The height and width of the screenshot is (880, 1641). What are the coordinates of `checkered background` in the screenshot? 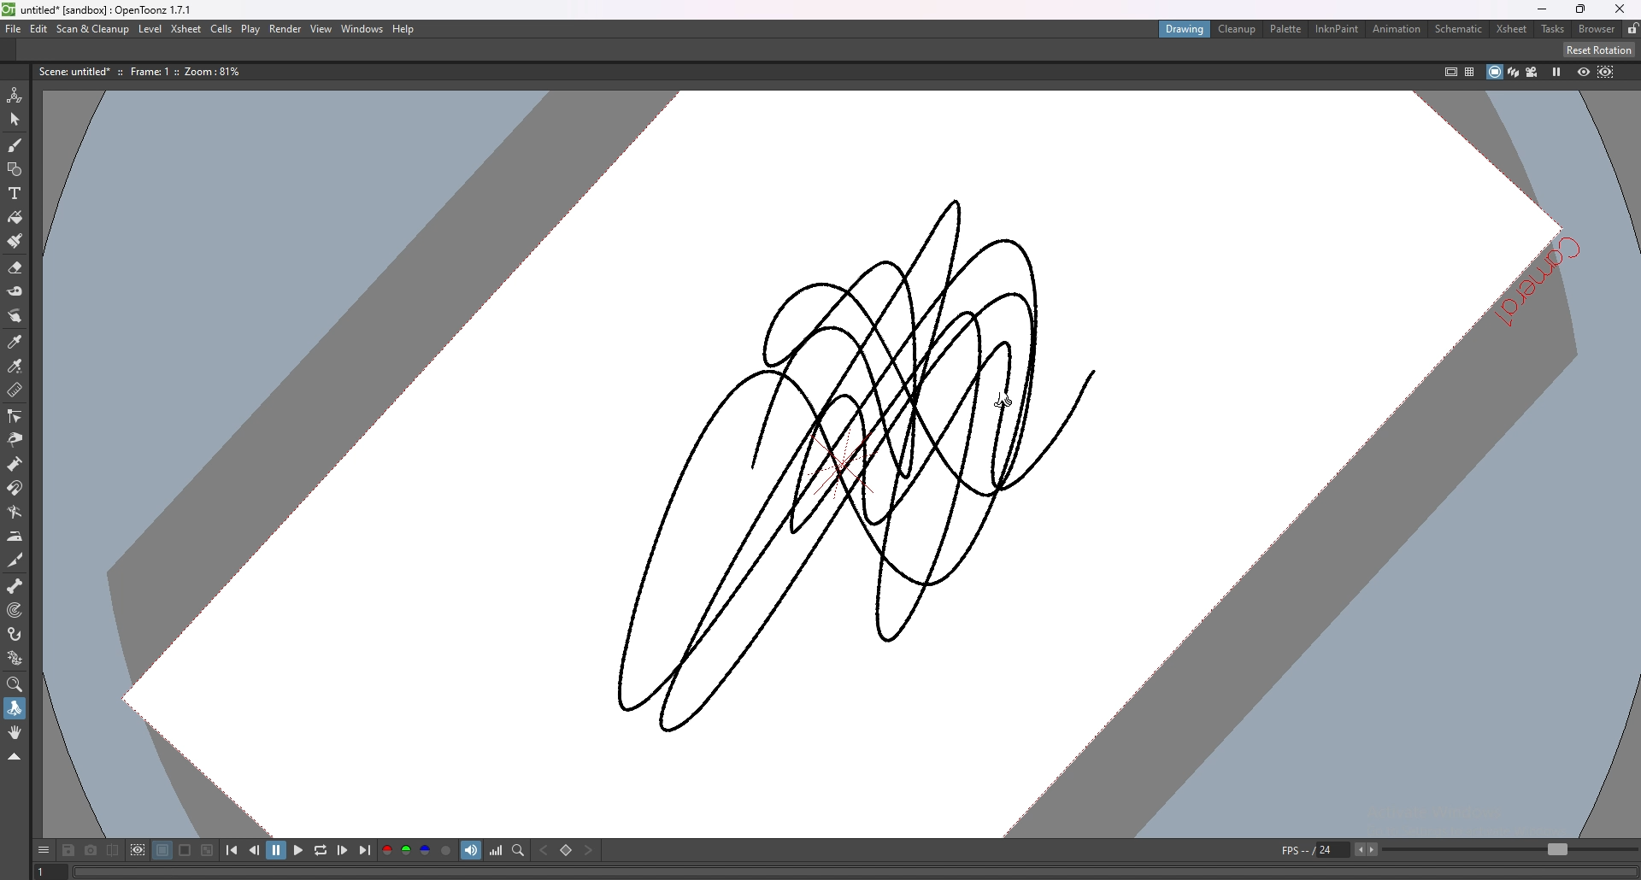 It's located at (208, 851).